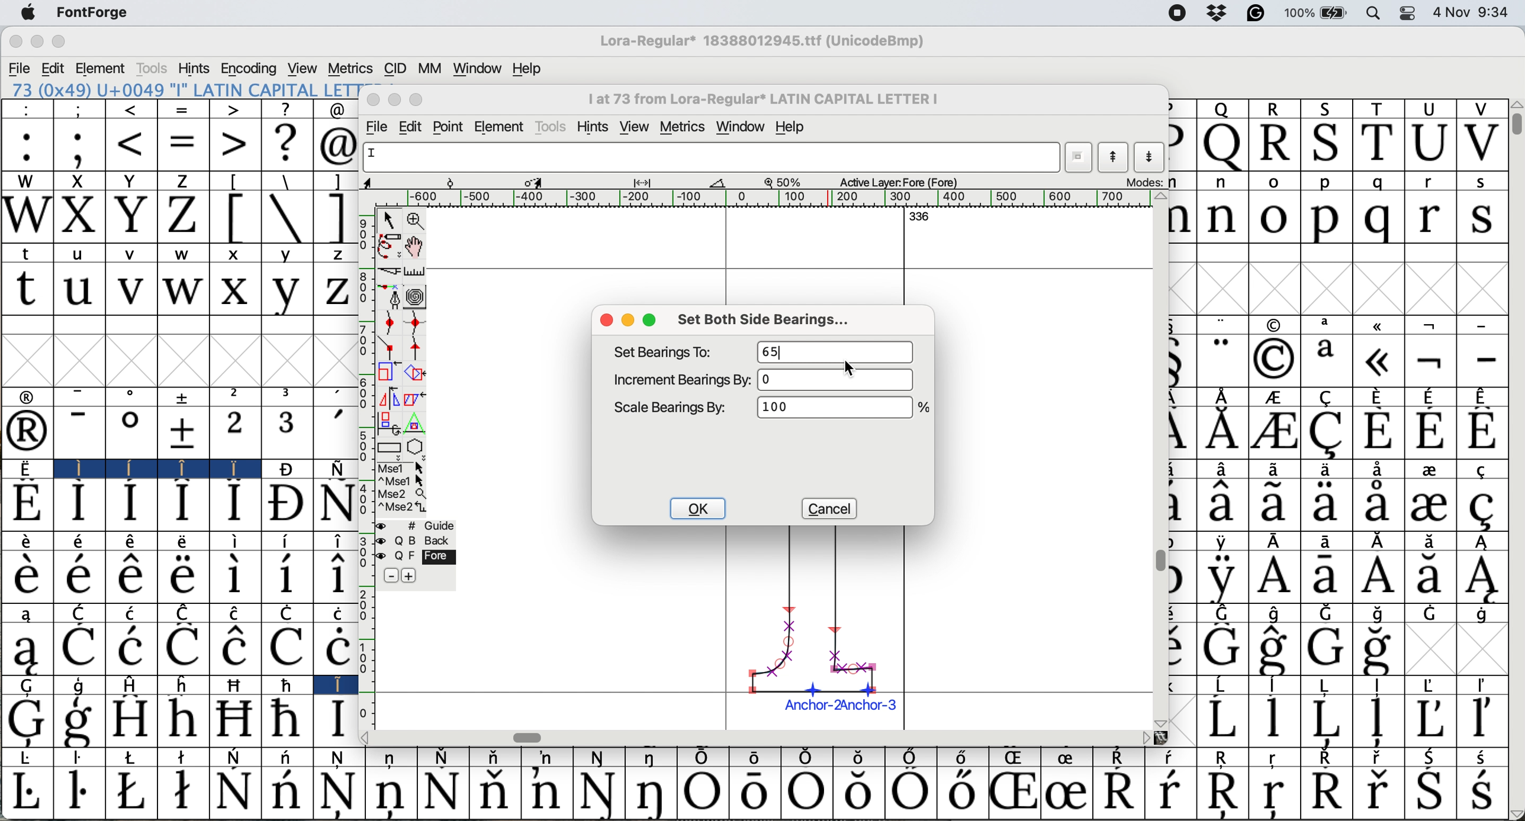 The height and width of the screenshot is (821, 1525). I want to click on Symbol, so click(1381, 757).